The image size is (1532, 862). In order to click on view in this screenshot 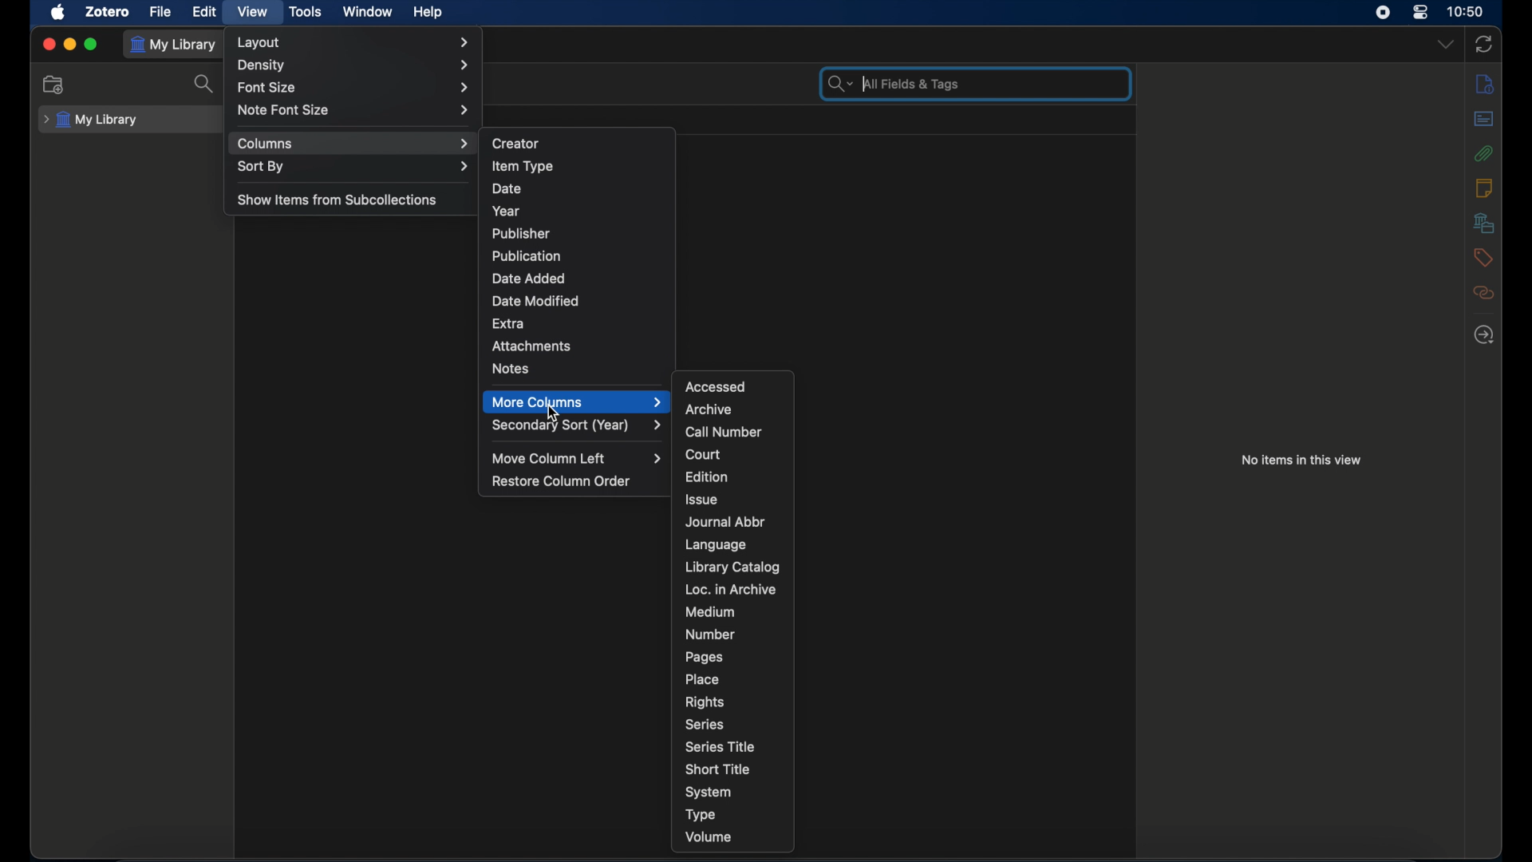, I will do `click(254, 13)`.